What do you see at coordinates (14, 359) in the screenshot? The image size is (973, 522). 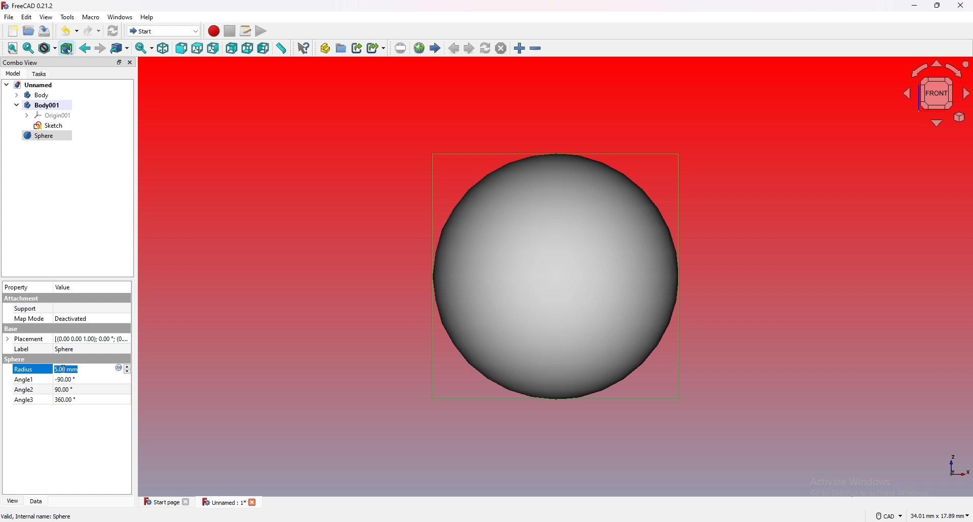 I see `sphere` at bounding box center [14, 359].